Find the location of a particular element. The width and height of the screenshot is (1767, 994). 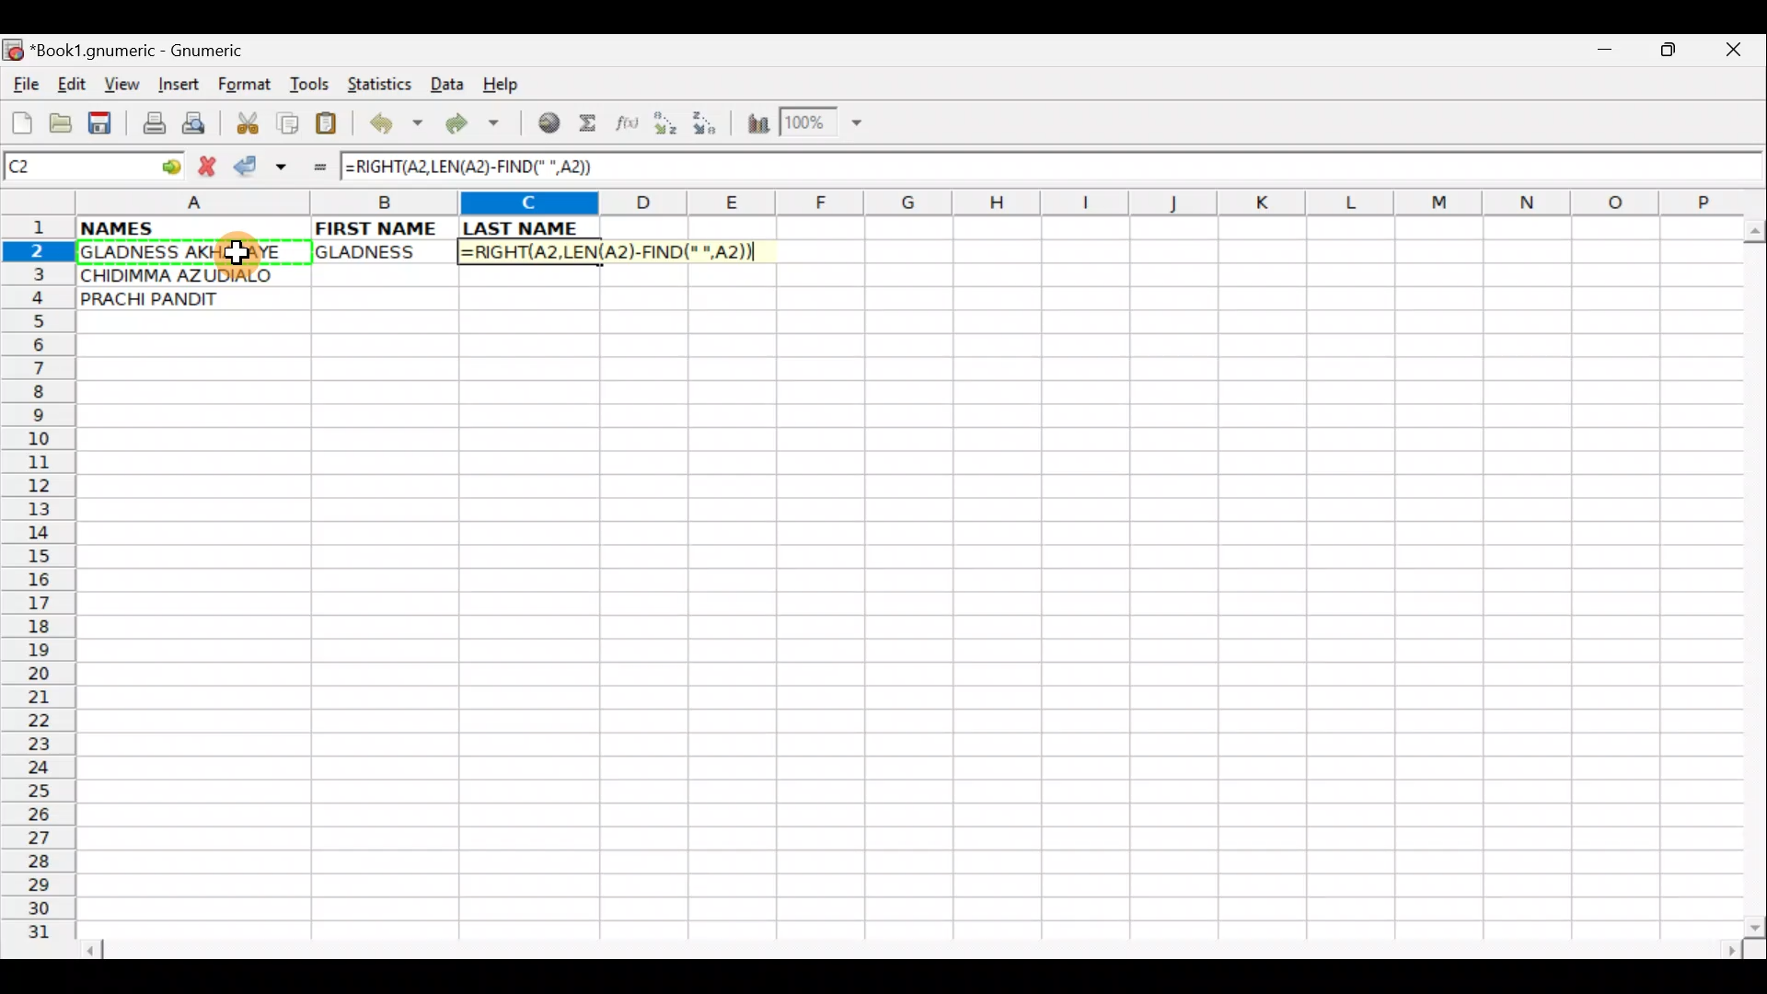

Data is located at coordinates (446, 83).